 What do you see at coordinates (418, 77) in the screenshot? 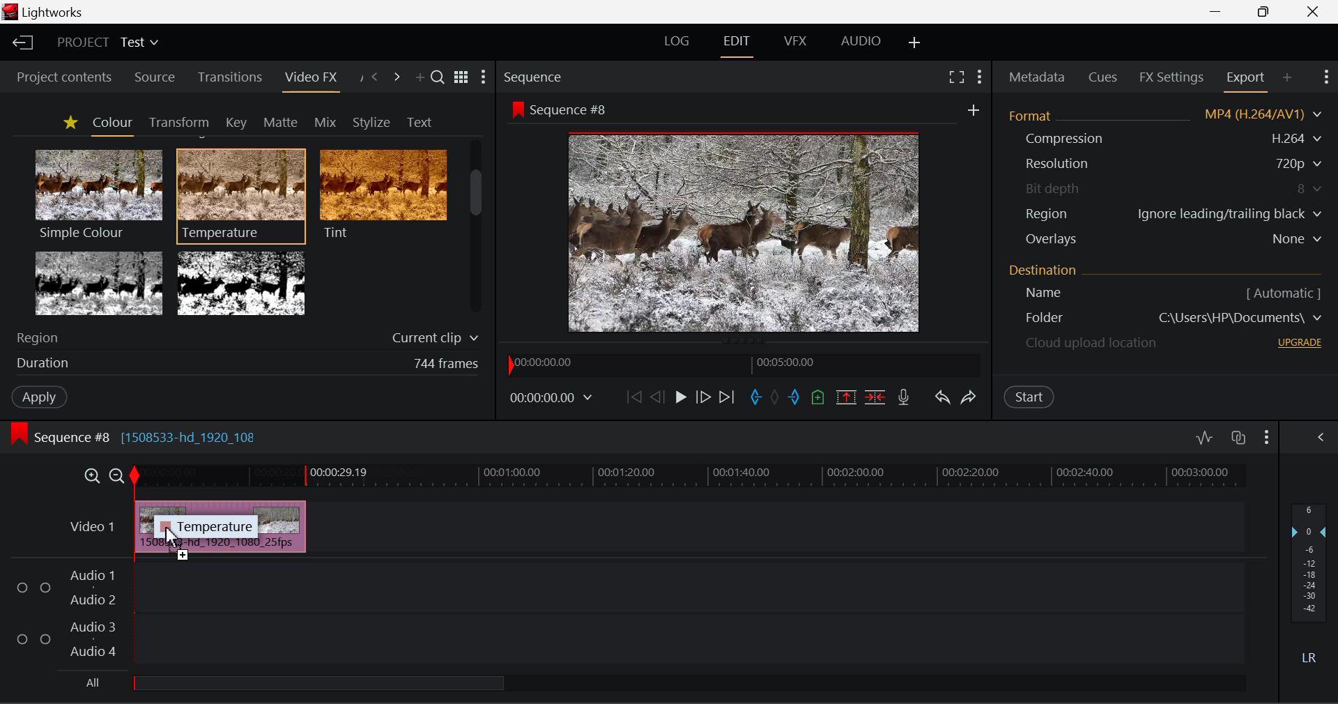
I see `Add Panel` at bounding box center [418, 77].